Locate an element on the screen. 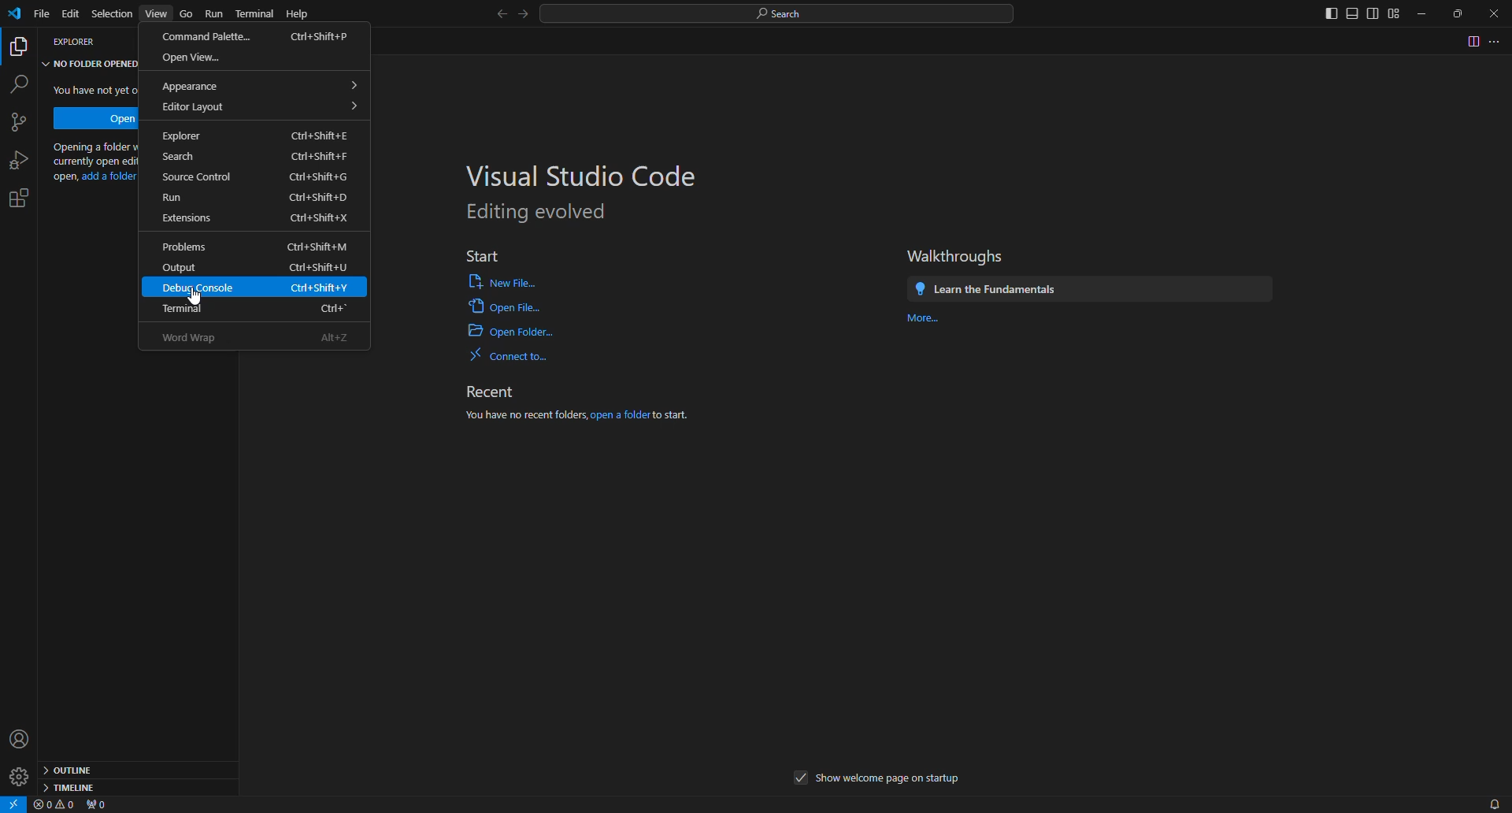  warnings is located at coordinates (53, 805).